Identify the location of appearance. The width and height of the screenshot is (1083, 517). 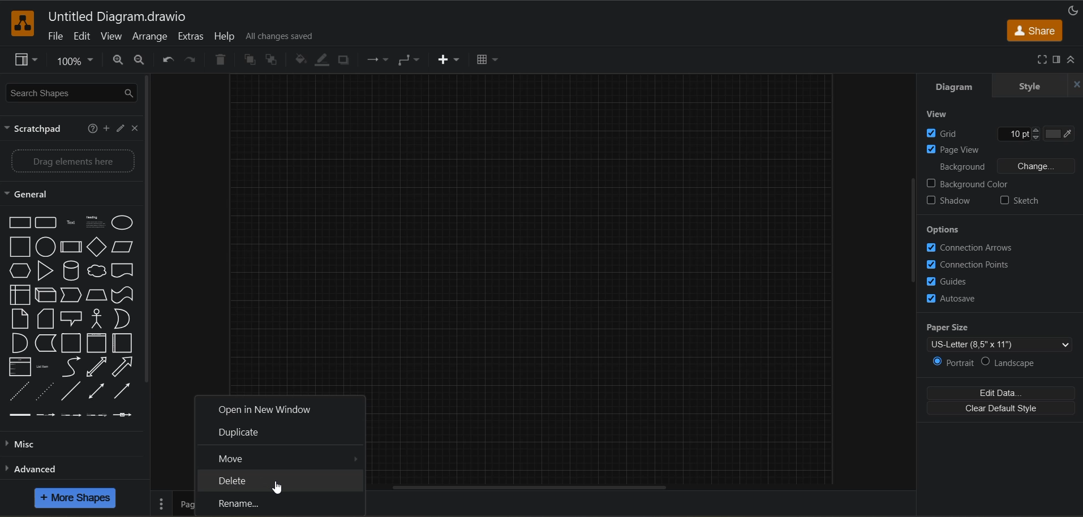
(1075, 10).